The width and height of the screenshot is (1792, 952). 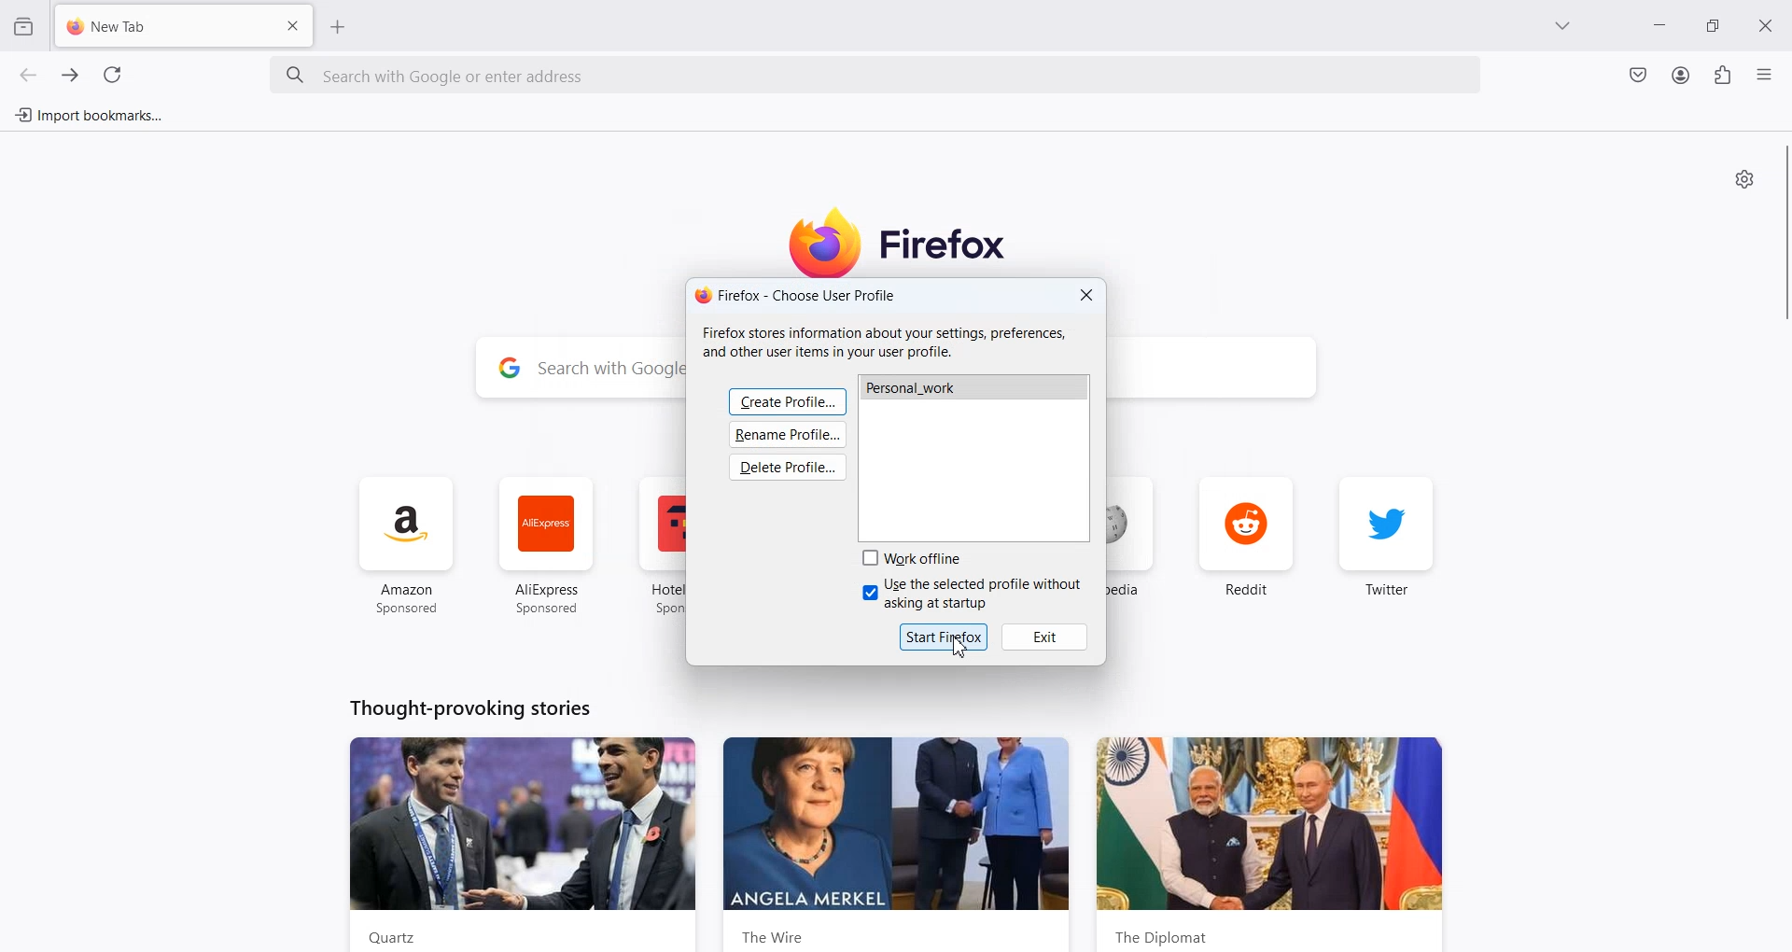 What do you see at coordinates (1766, 74) in the screenshot?
I see `Open Application menu` at bounding box center [1766, 74].